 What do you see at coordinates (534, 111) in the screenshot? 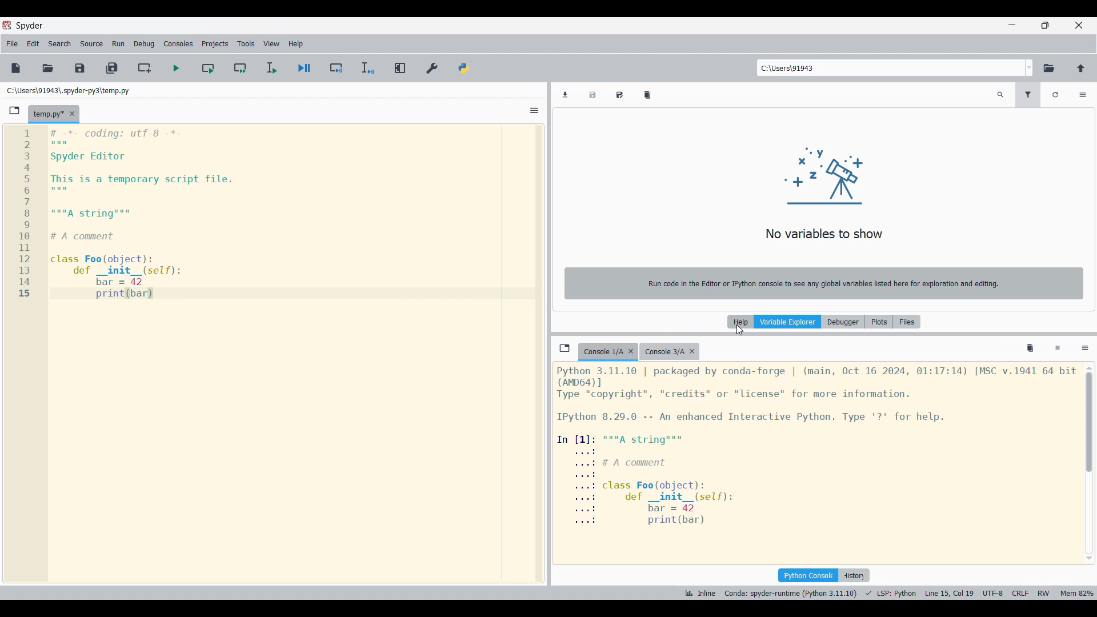
I see `Options ` at bounding box center [534, 111].